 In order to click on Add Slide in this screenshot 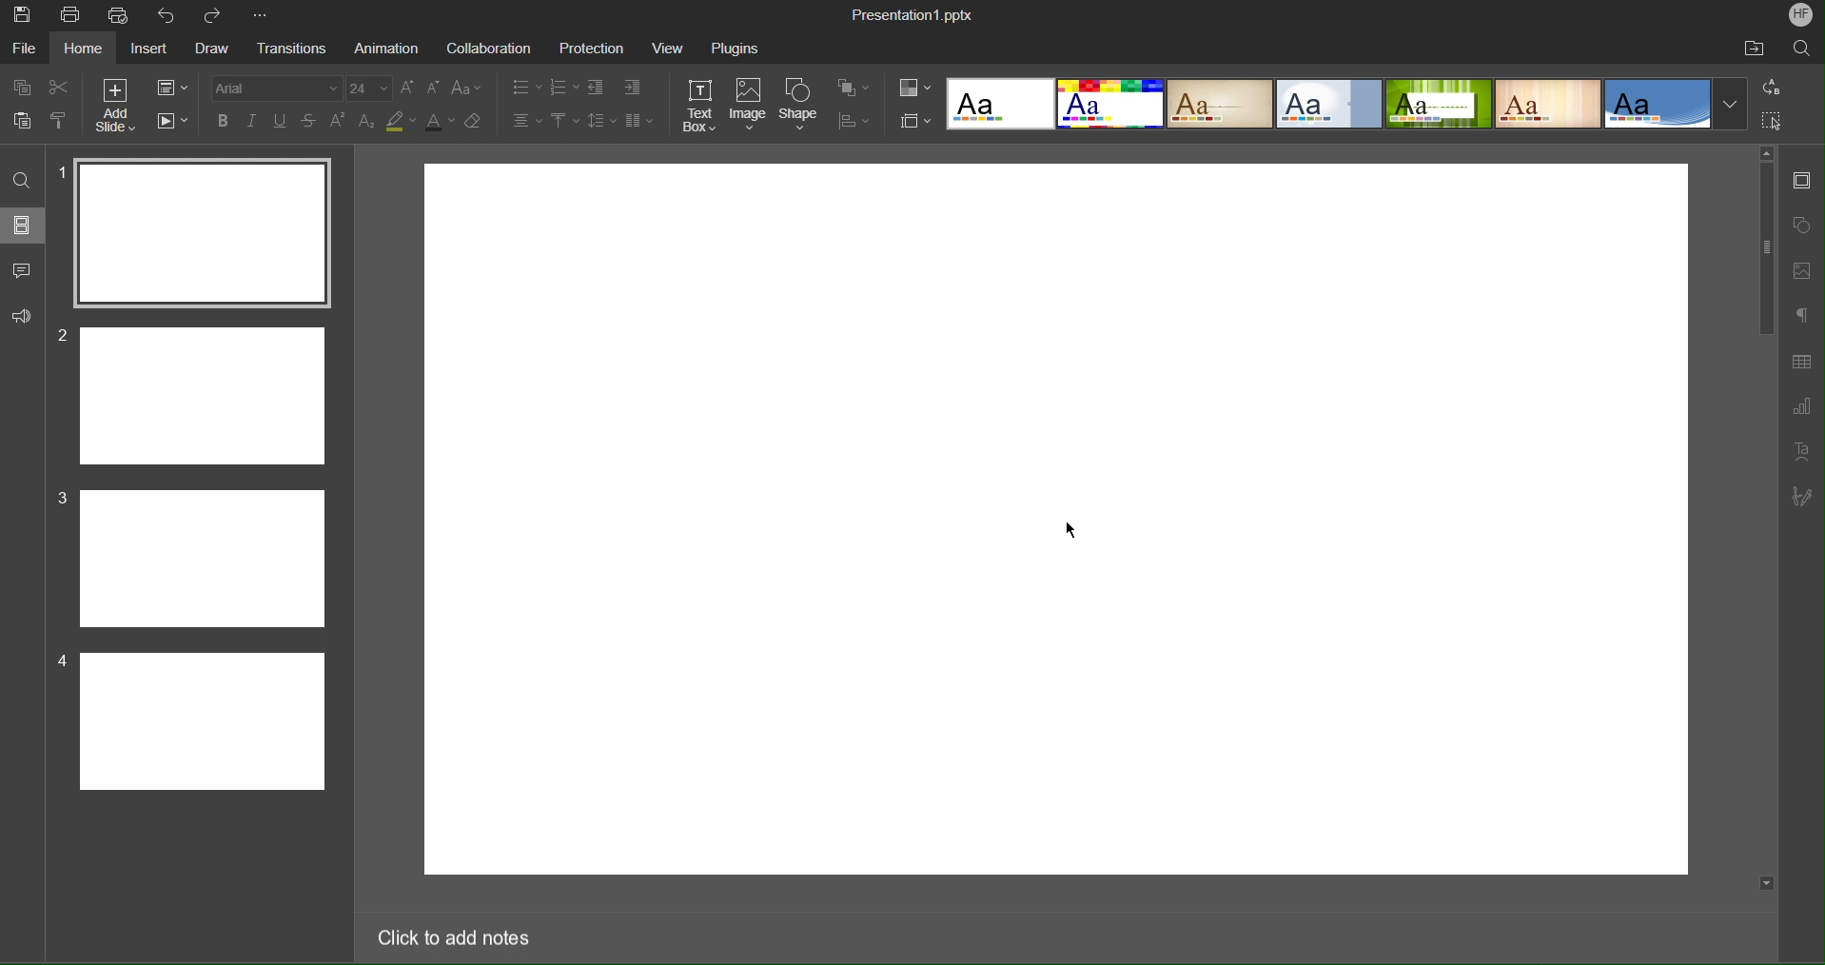, I will do `click(118, 103)`.